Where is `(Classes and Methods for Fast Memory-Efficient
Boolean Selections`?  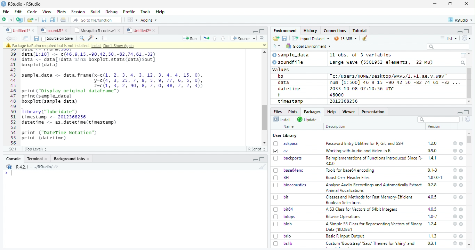 (Classes and Methods for Fast Memory-Efficient
Boolean Selections is located at coordinates (370, 200).